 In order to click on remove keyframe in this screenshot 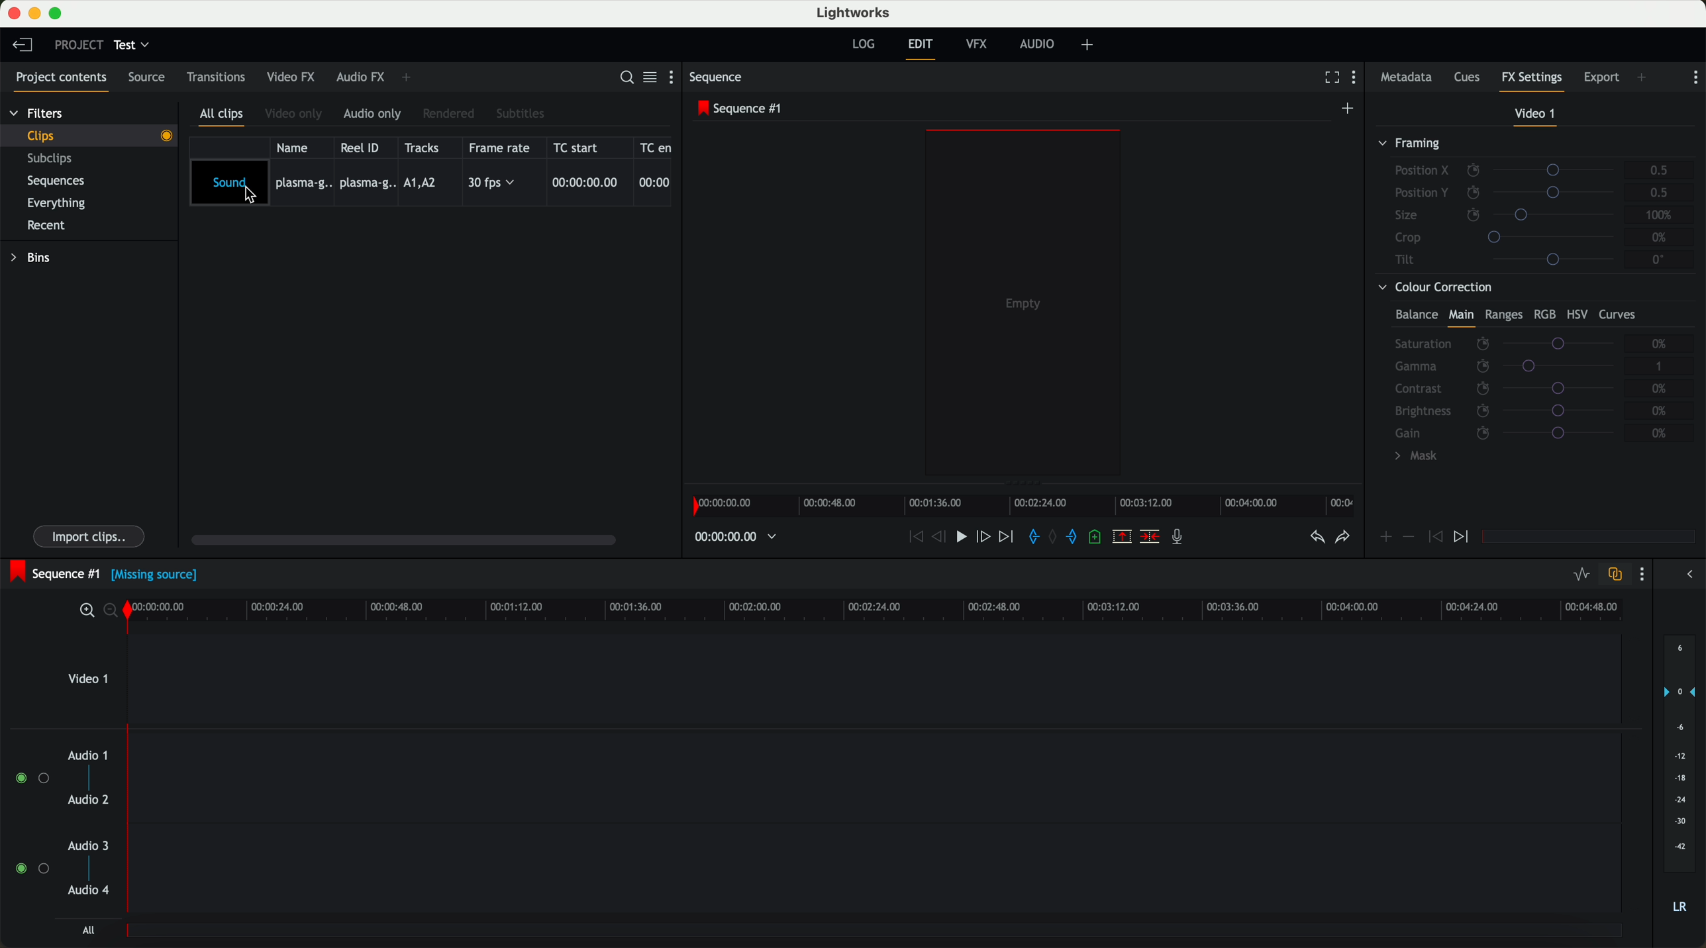, I will do `click(1409, 537)`.